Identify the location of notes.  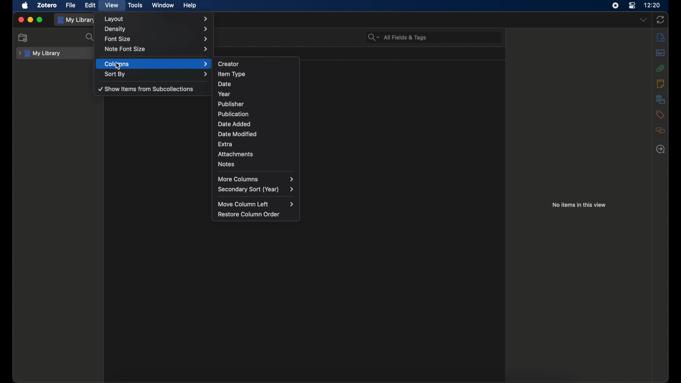
(226, 164).